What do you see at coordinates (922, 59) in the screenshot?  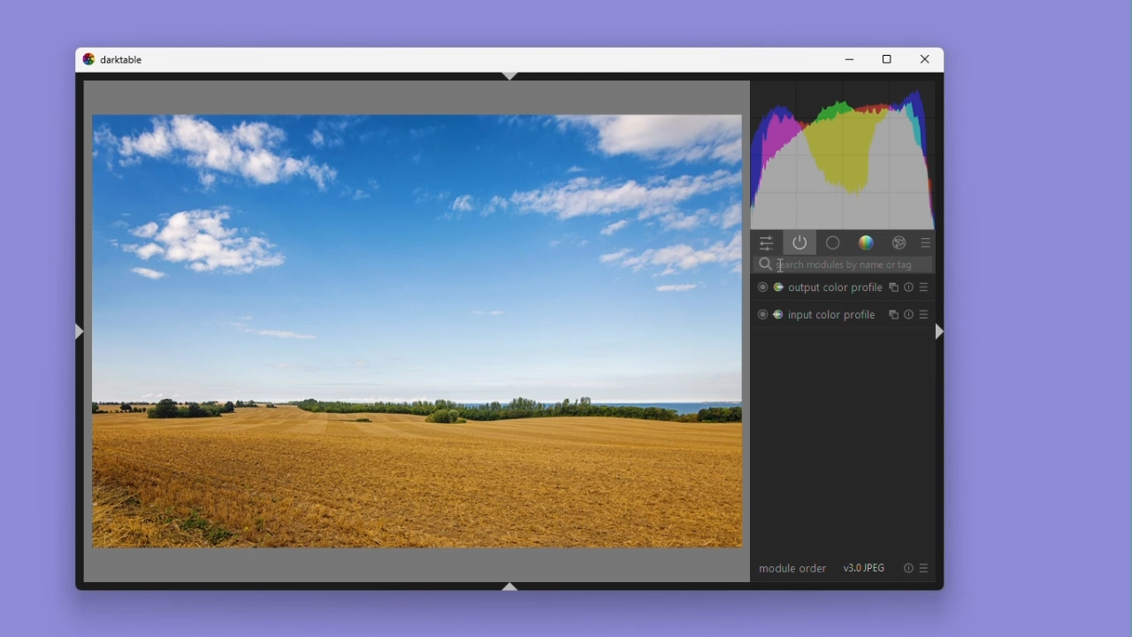 I see `Close` at bounding box center [922, 59].